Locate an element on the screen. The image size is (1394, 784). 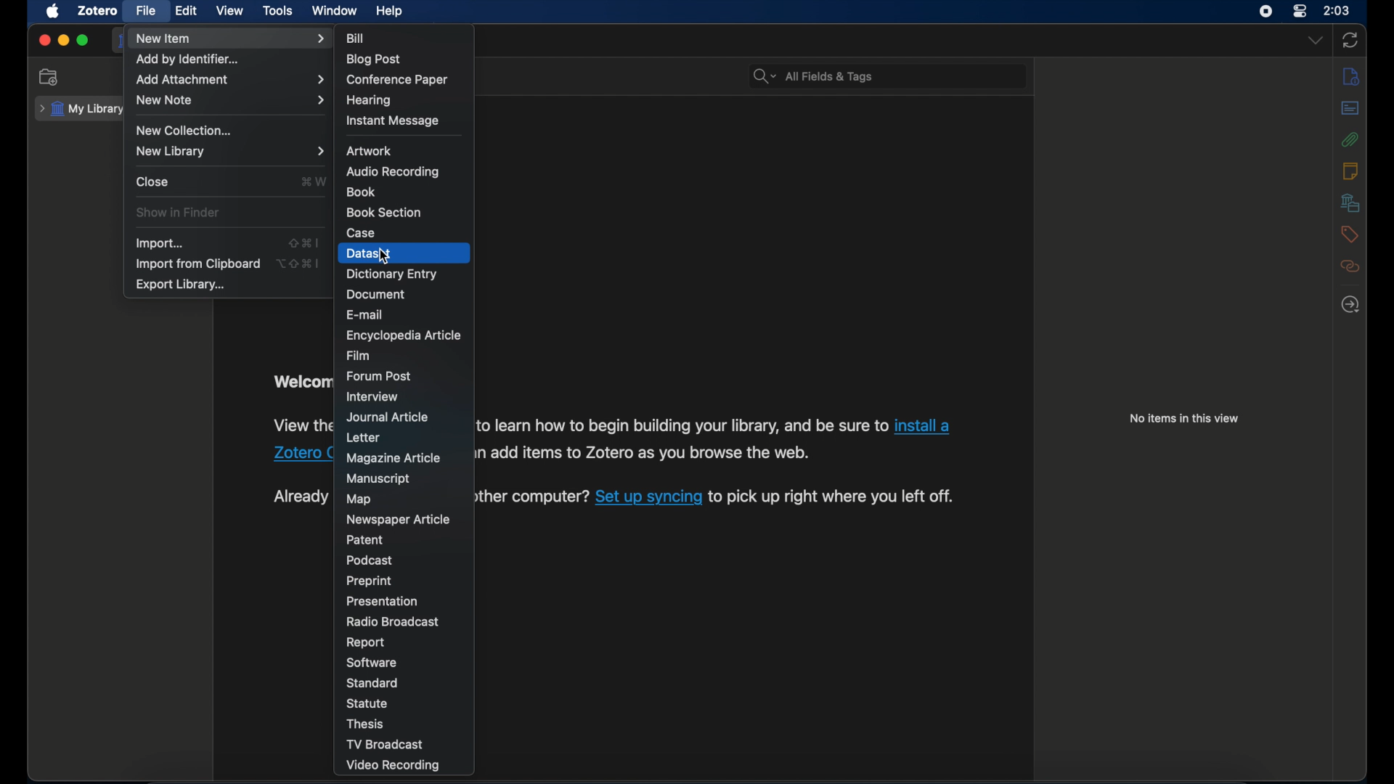
zotero is located at coordinates (97, 10).